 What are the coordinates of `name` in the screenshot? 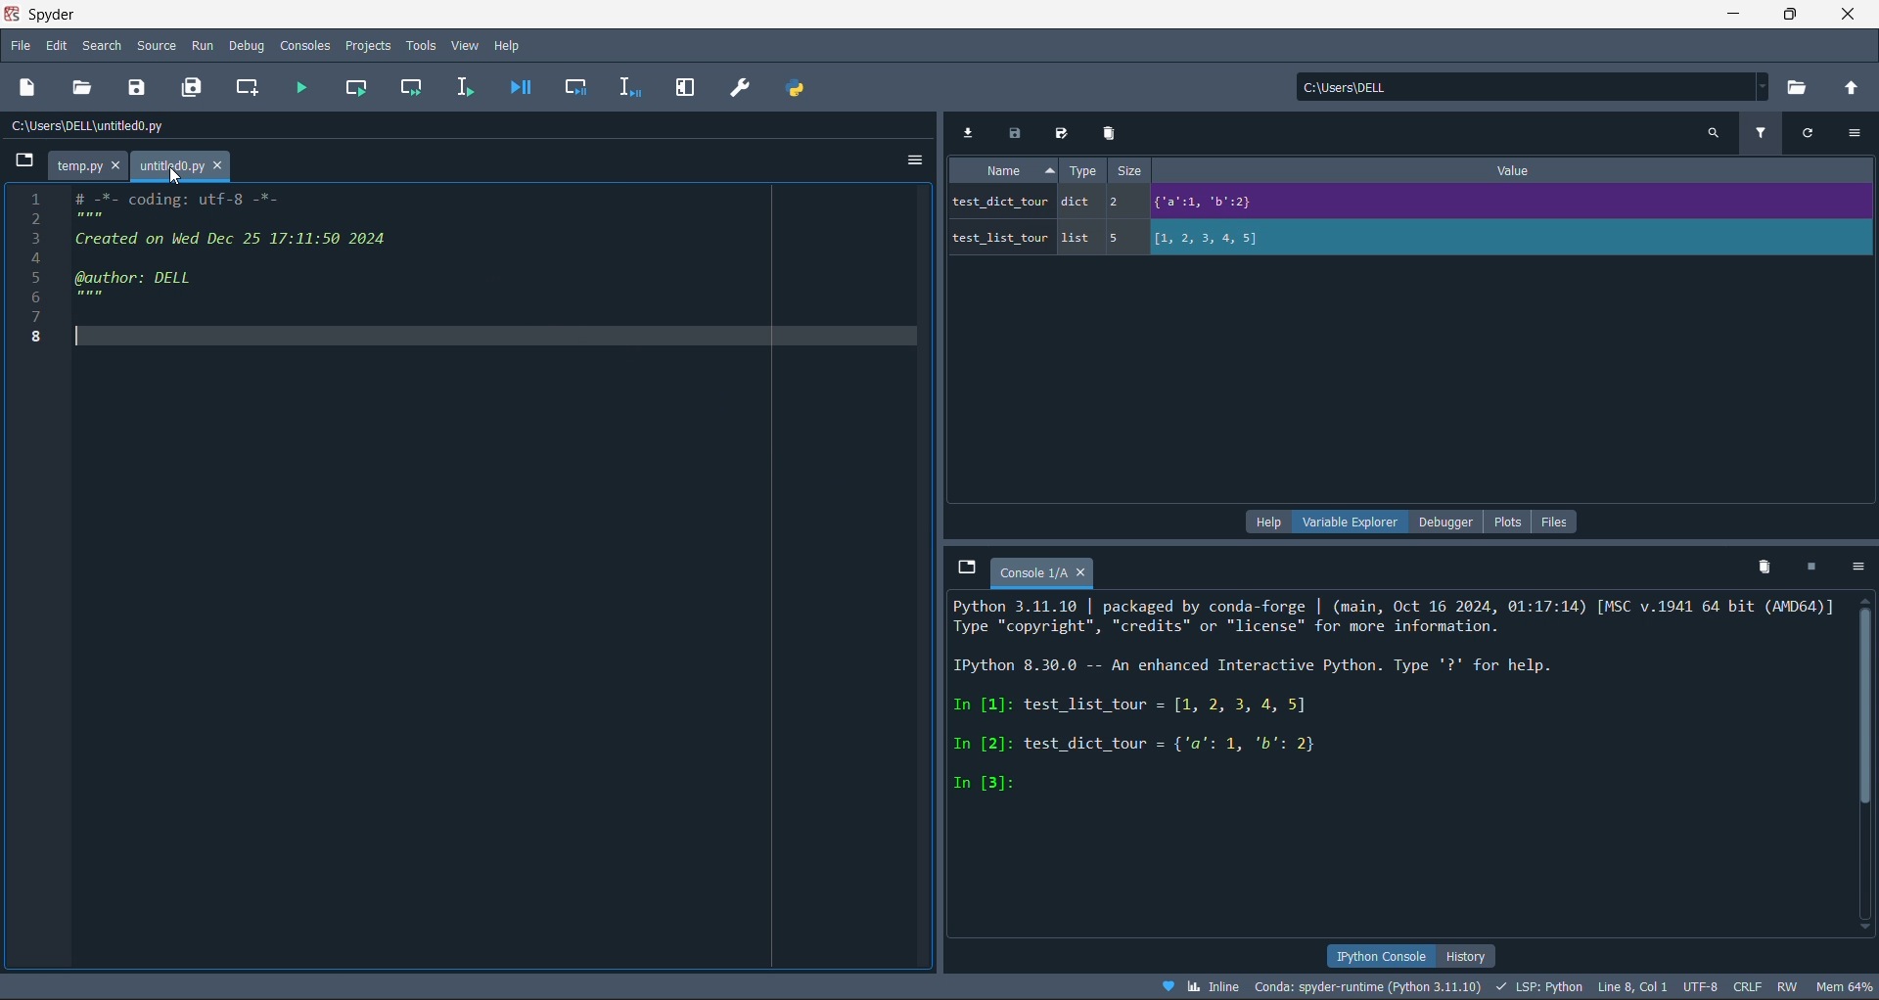 It's located at (1003, 173).